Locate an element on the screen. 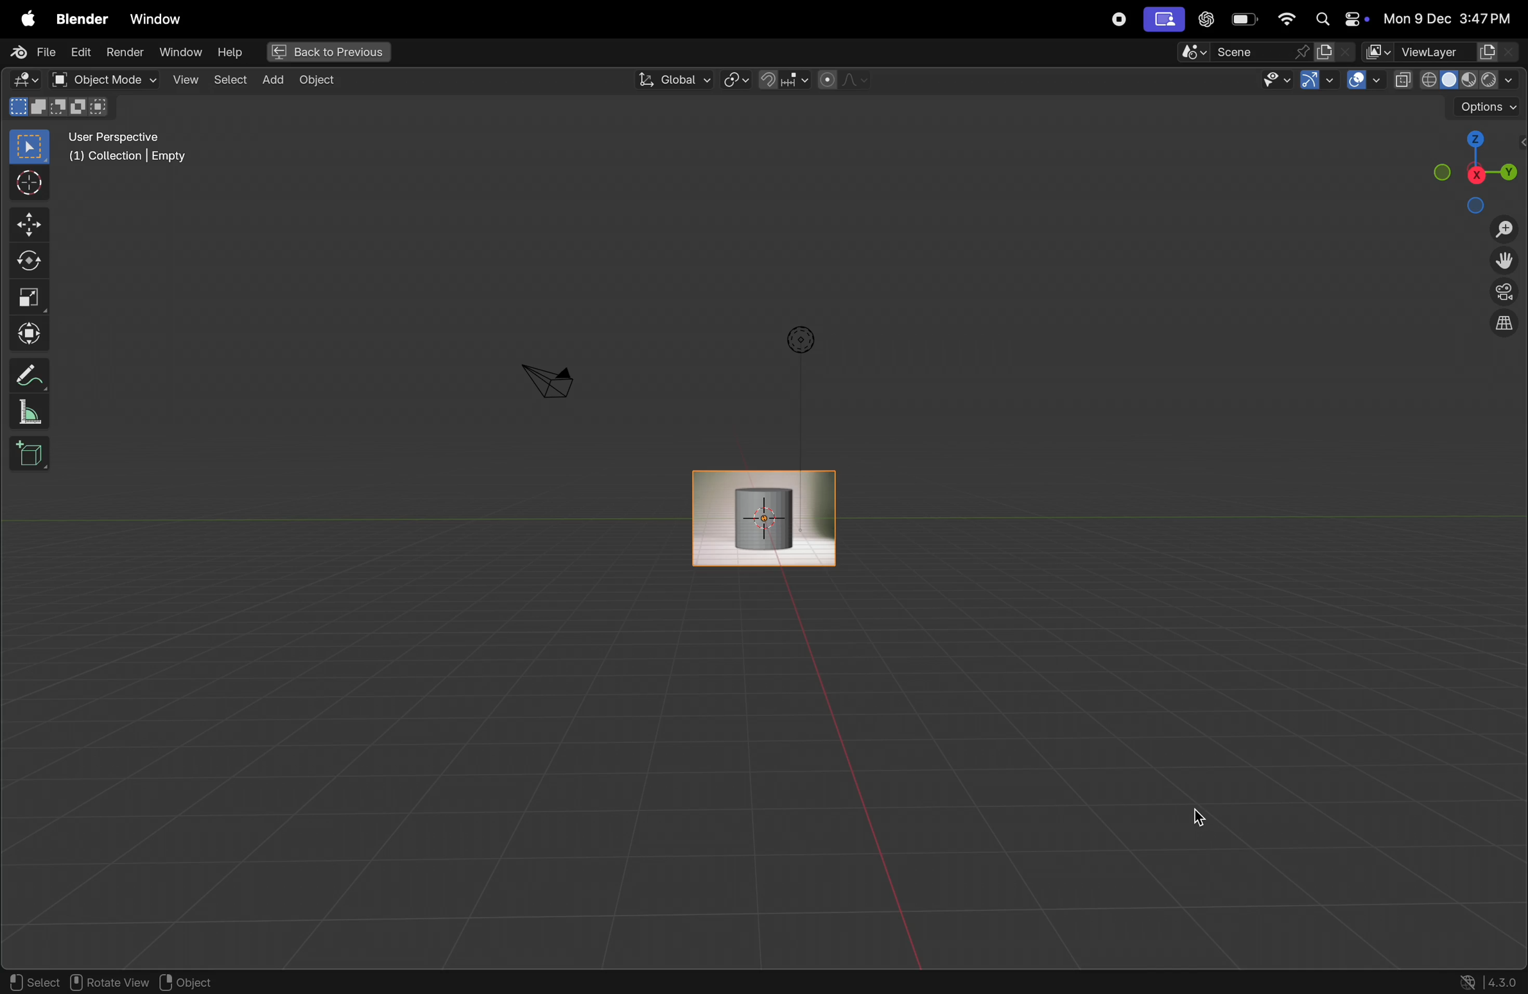  active workspace is located at coordinates (1337, 51).